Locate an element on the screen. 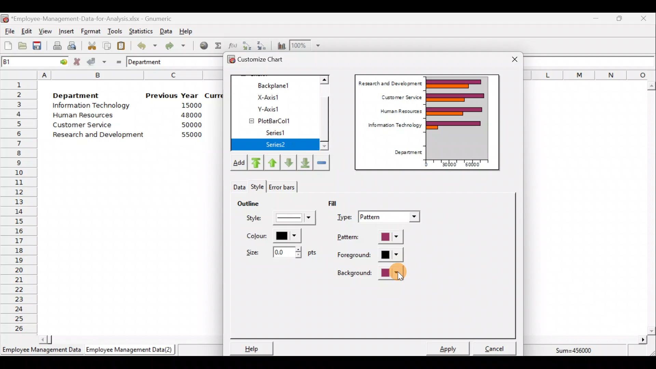  Cut the selection is located at coordinates (90, 45).